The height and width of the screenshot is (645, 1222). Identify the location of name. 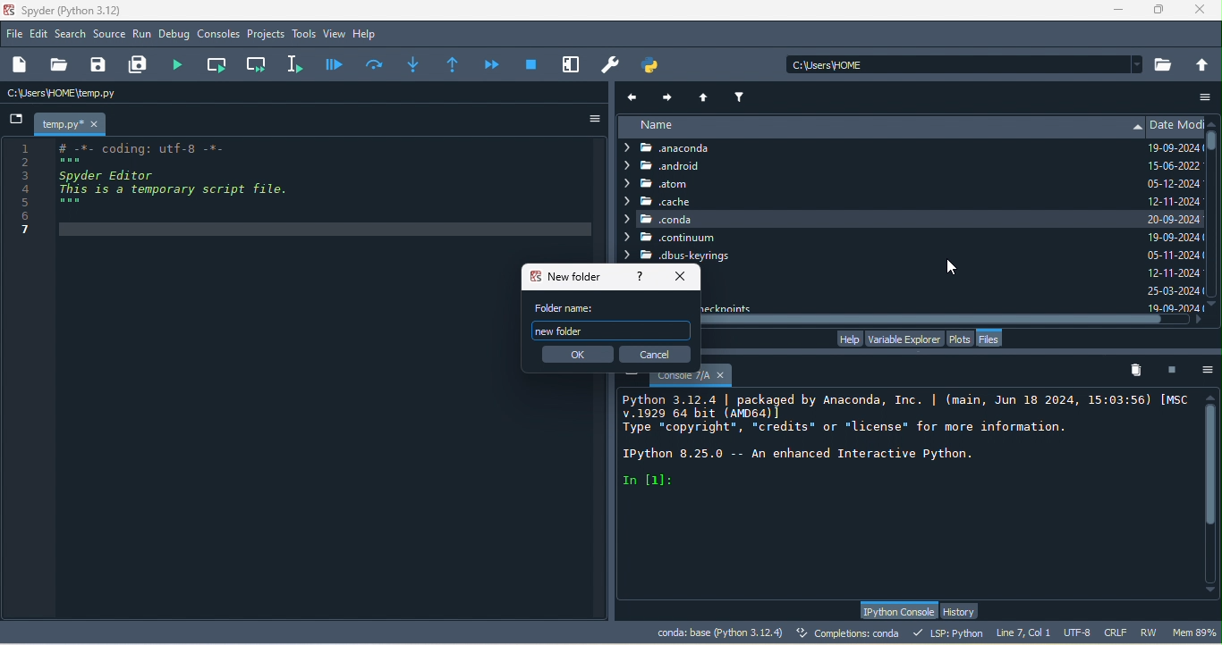
(879, 127).